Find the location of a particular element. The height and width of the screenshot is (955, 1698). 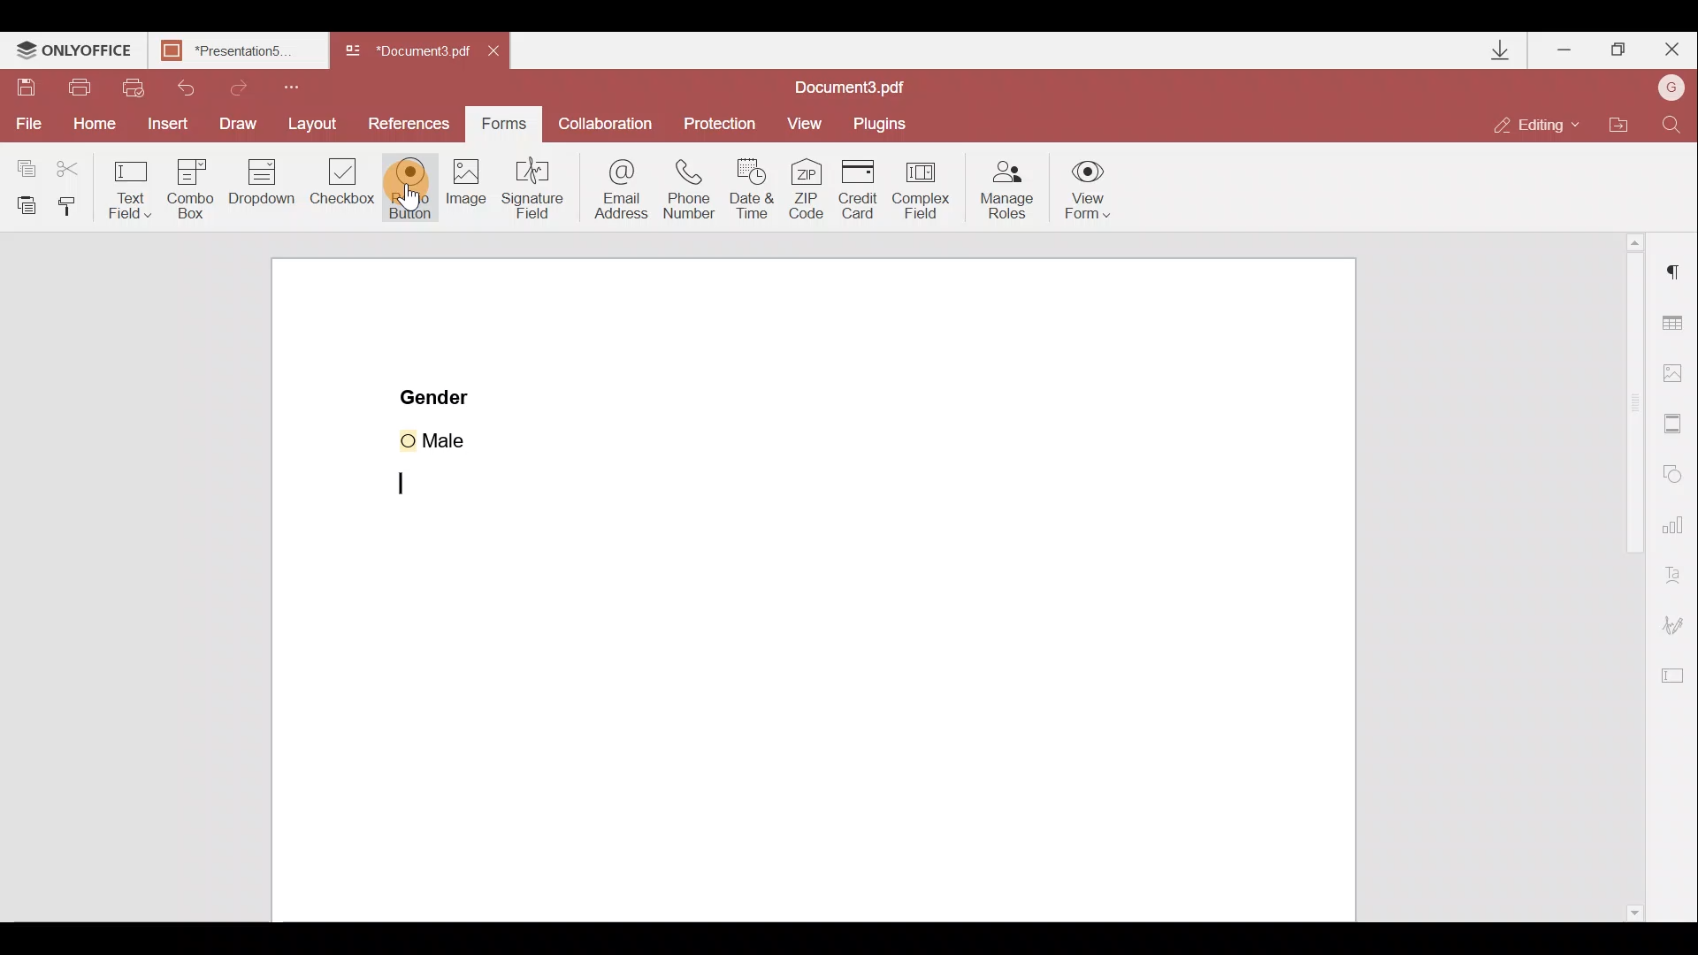

Form settings is located at coordinates (1677, 680).